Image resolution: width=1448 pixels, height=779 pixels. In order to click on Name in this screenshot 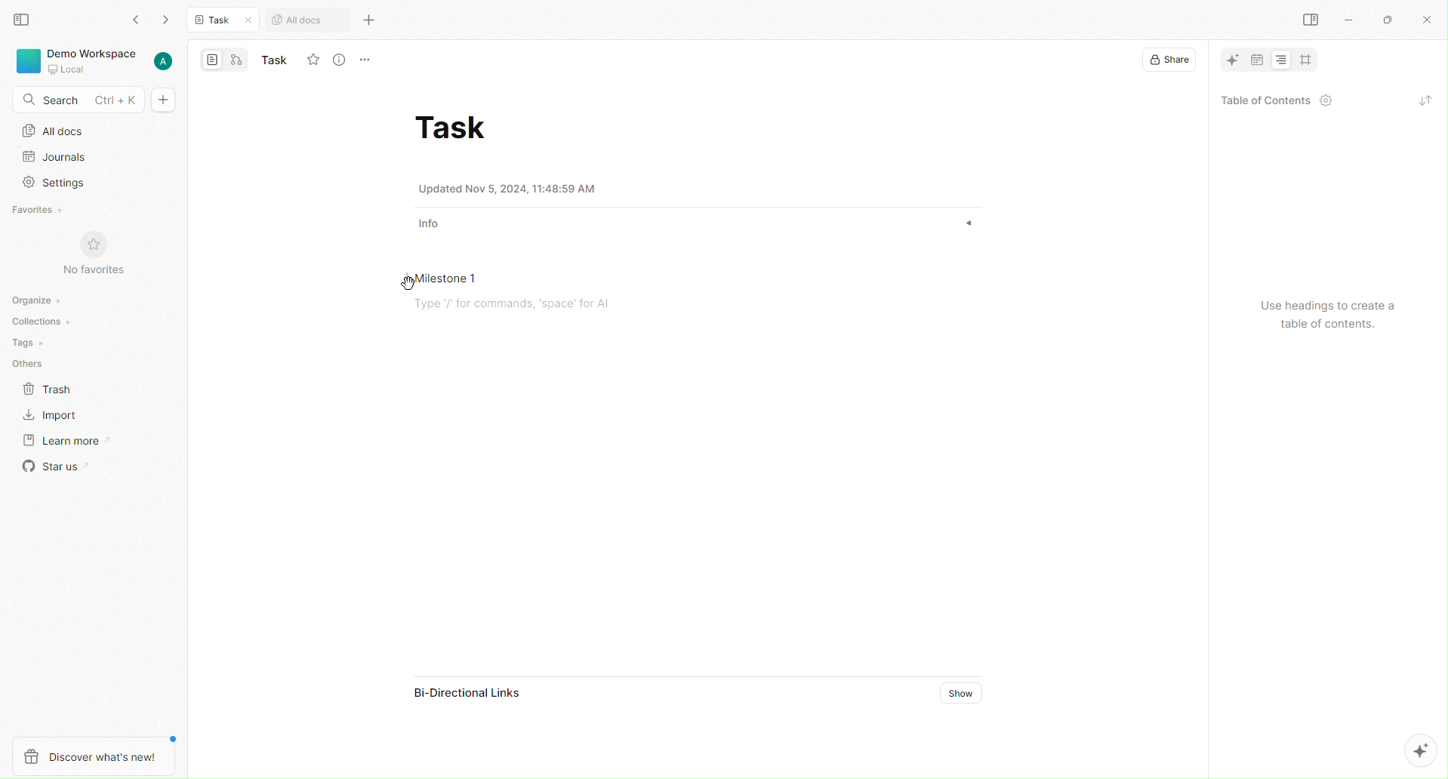, I will do `click(276, 60)`.